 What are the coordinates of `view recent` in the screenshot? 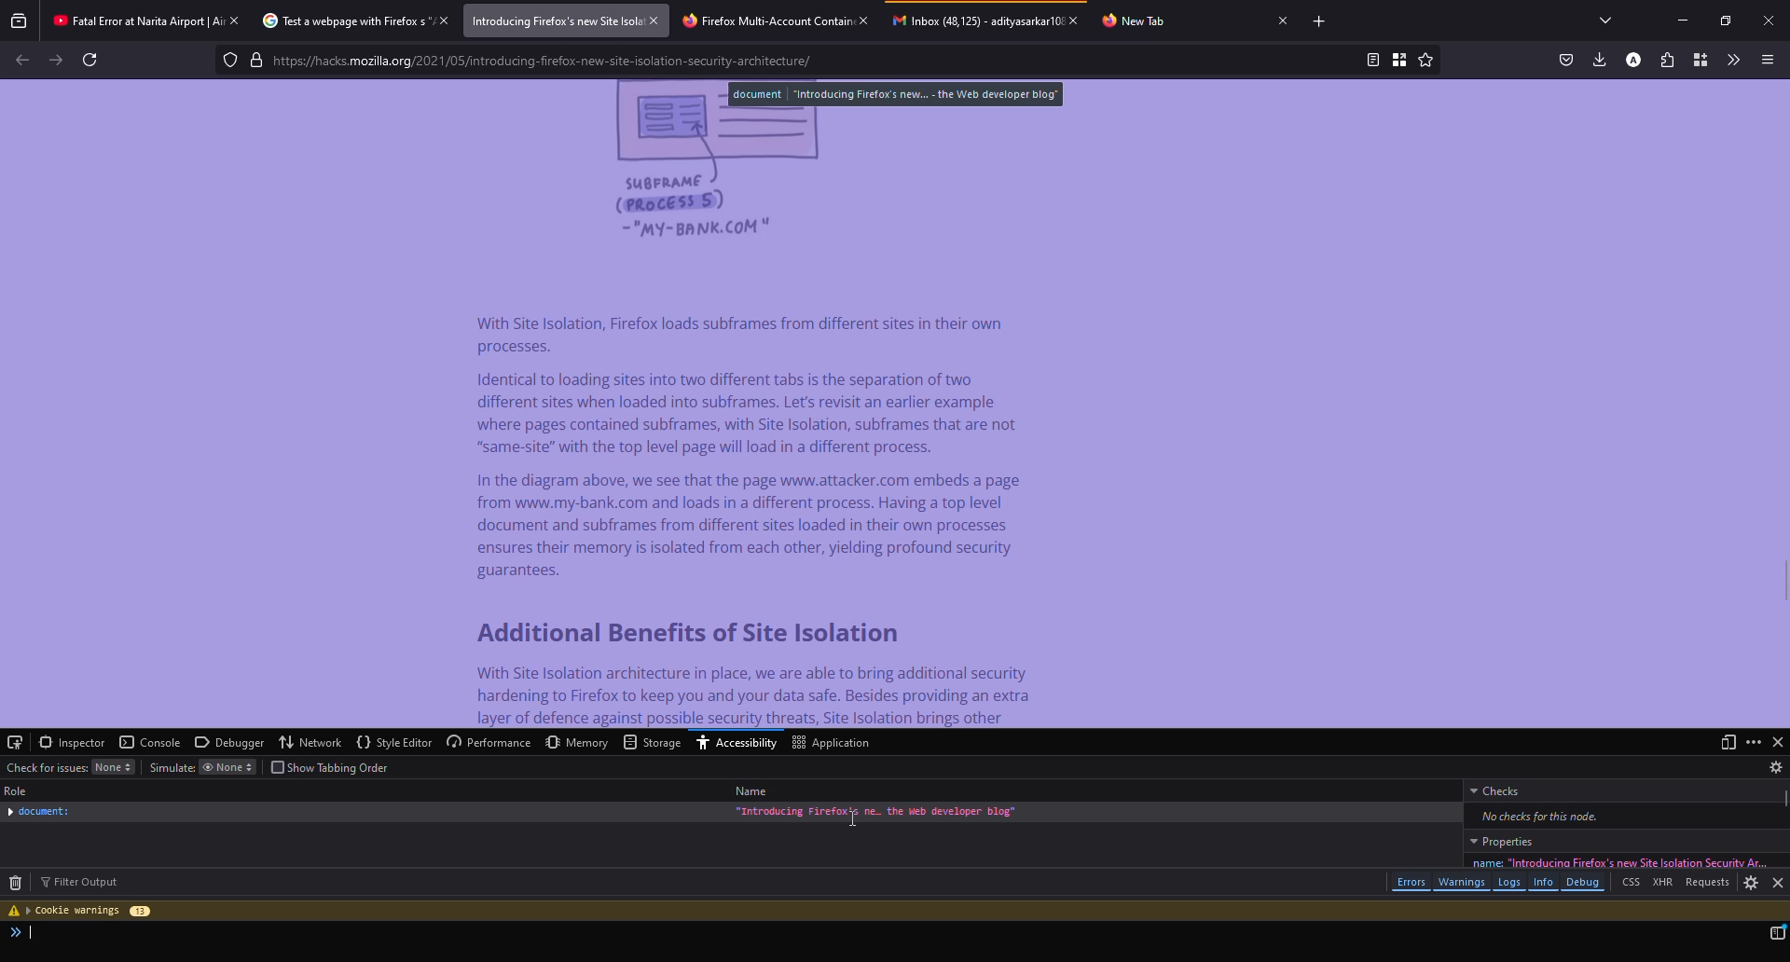 It's located at (19, 20).